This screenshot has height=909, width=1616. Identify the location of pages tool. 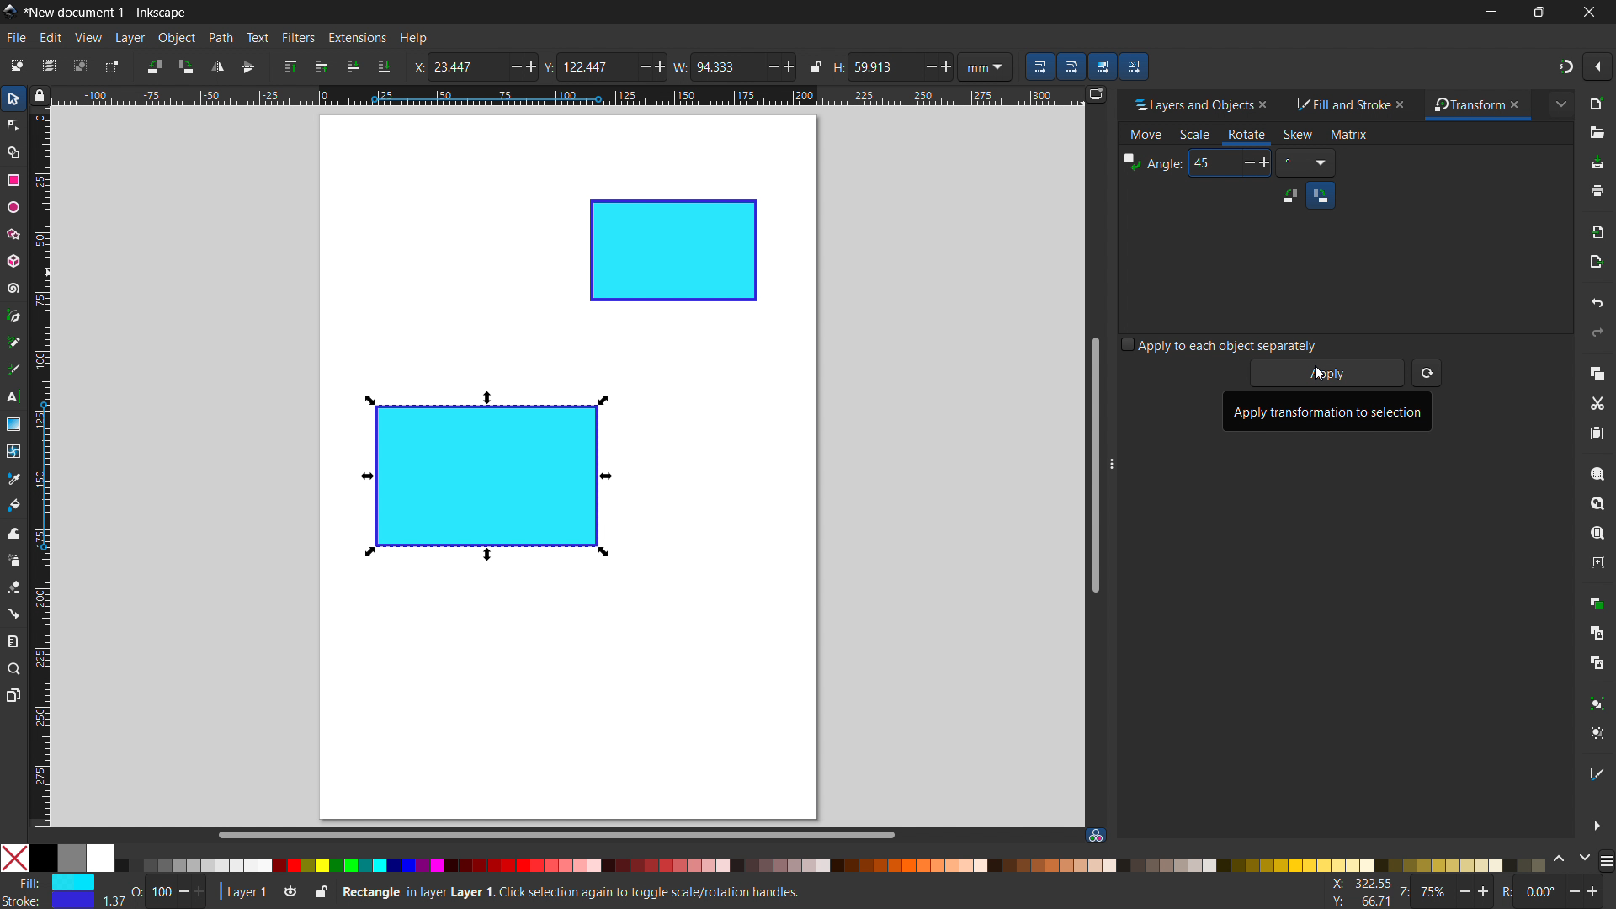
(14, 694).